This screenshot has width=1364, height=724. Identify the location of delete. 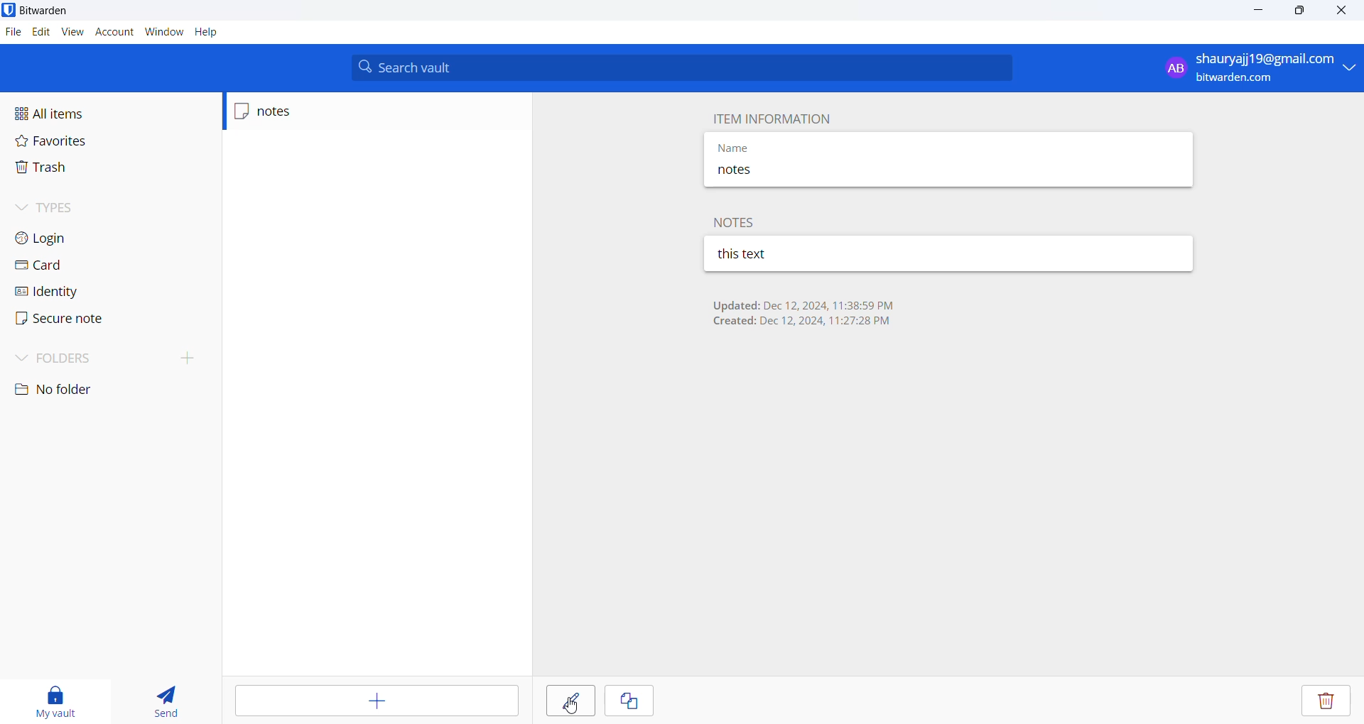
(1325, 701).